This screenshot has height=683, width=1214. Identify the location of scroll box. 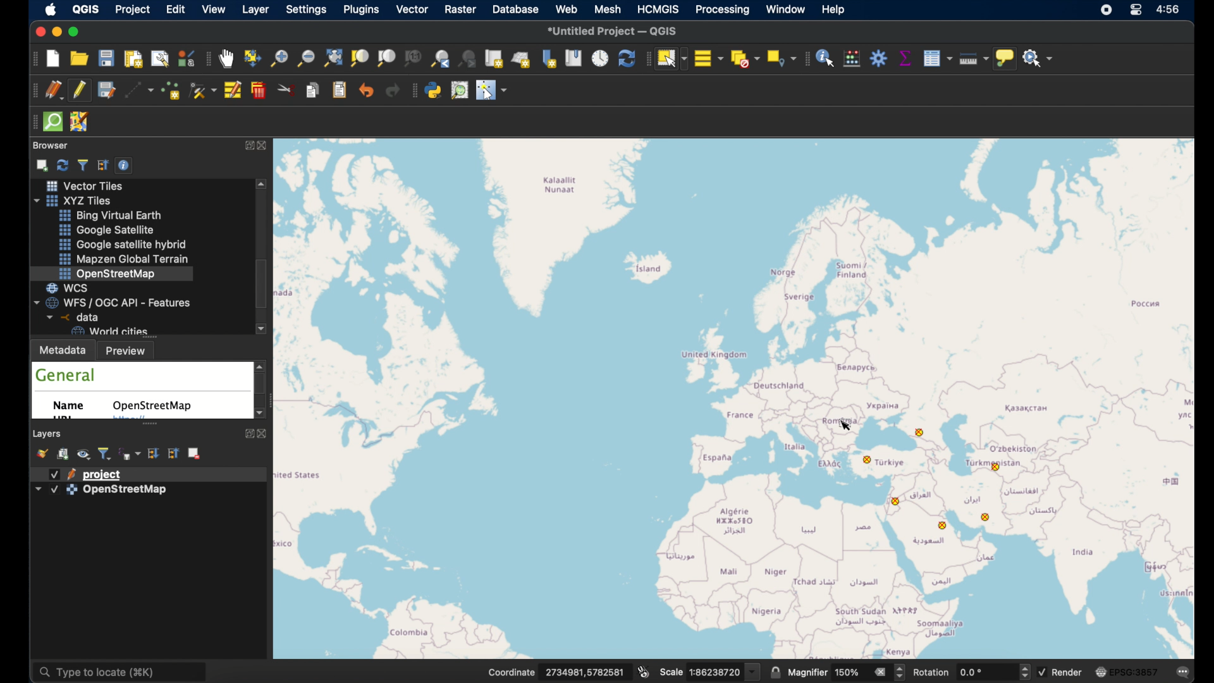
(264, 285).